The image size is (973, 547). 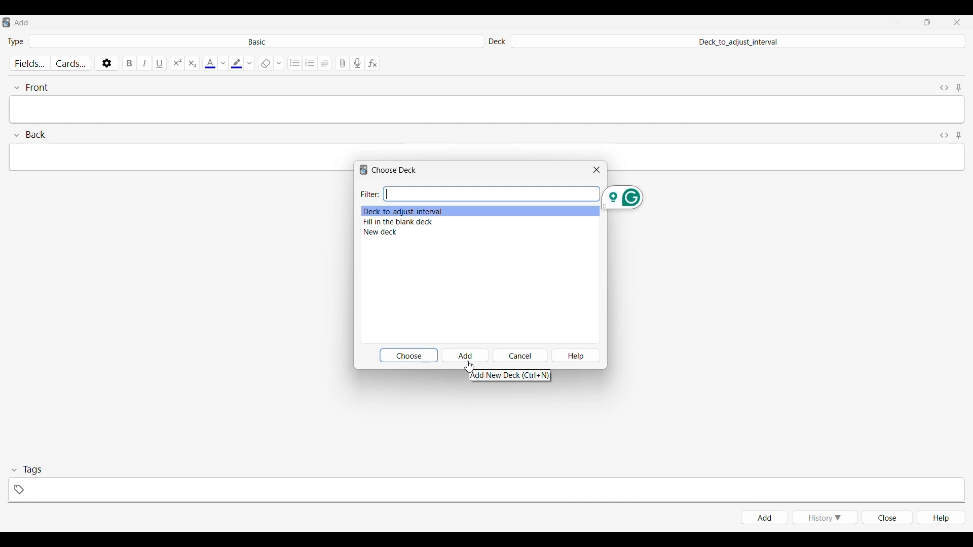 What do you see at coordinates (497, 42) in the screenshot?
I see `Indicates Deck settings` at bounding box center [497, 42].